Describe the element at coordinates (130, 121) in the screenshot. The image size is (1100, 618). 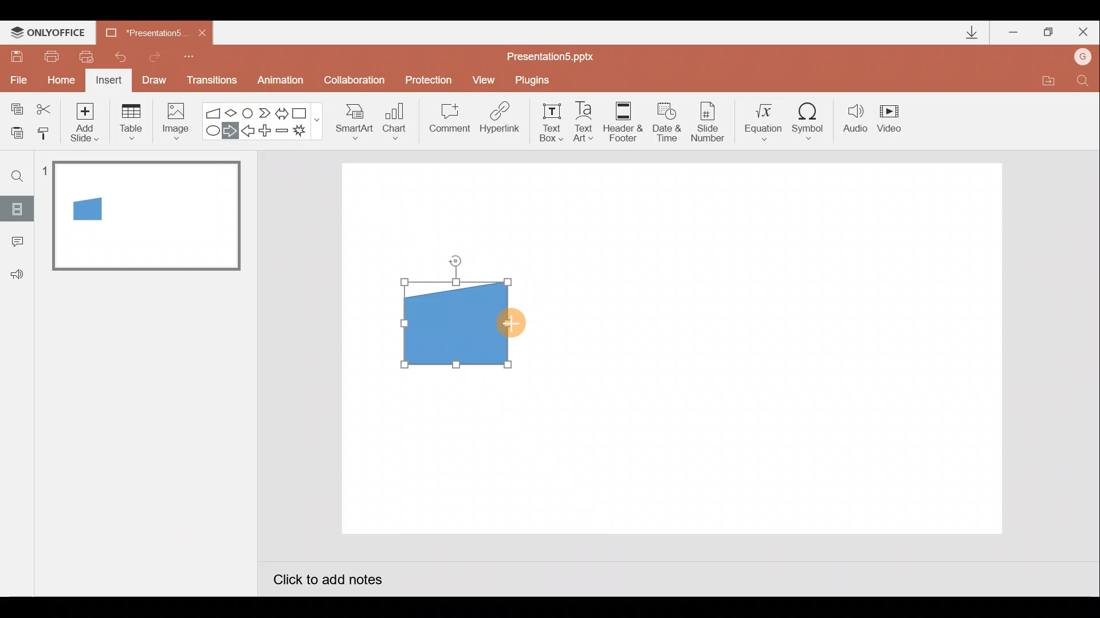
I see `Table` at that location.